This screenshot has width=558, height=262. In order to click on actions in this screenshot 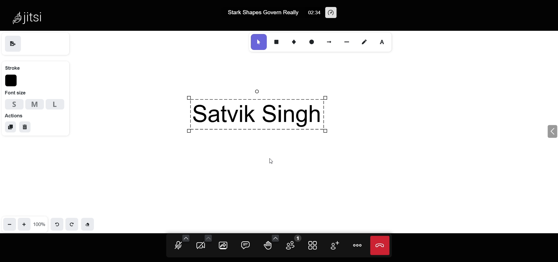, I will do `click(14, 115)`.